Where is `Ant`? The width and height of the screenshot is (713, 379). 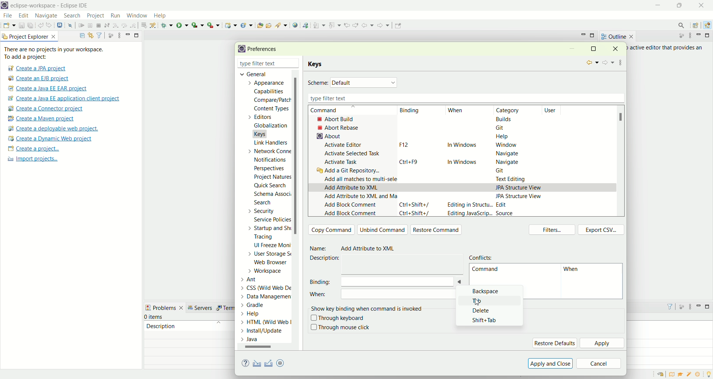
Ant is located at coordinates (253, 279).